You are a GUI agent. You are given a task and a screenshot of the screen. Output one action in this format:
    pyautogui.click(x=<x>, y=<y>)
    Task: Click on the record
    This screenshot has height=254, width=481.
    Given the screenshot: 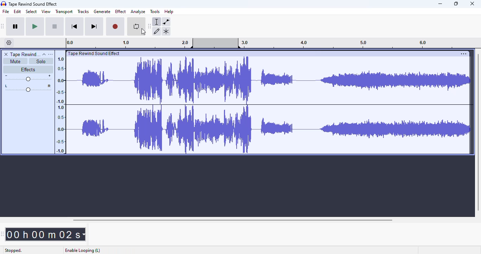 What is the action you would take?
    pyautogui.click(x=115, y=26)
    